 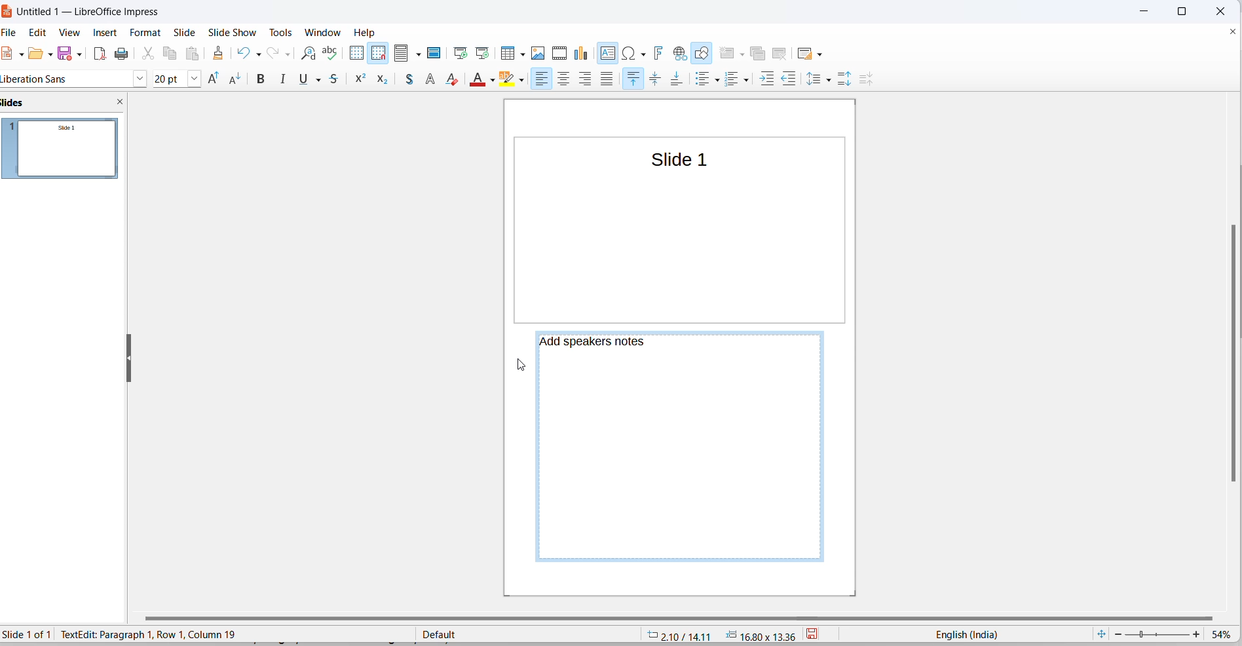 I want to click on flowchart options, so click(x=378, y=83).